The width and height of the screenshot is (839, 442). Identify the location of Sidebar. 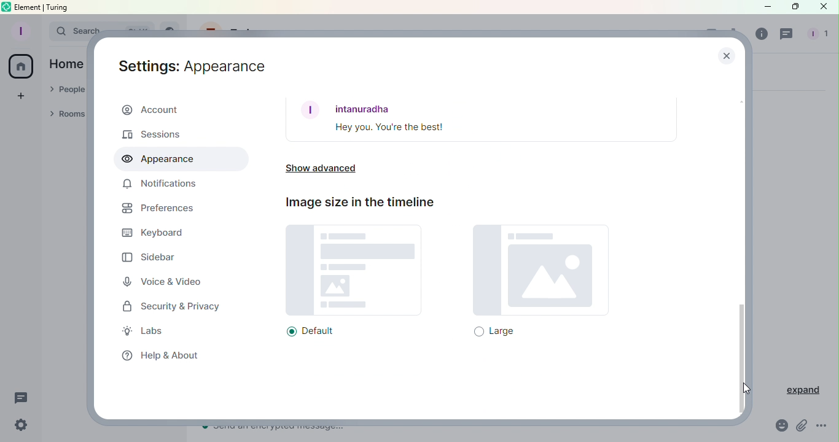
(149, 257).